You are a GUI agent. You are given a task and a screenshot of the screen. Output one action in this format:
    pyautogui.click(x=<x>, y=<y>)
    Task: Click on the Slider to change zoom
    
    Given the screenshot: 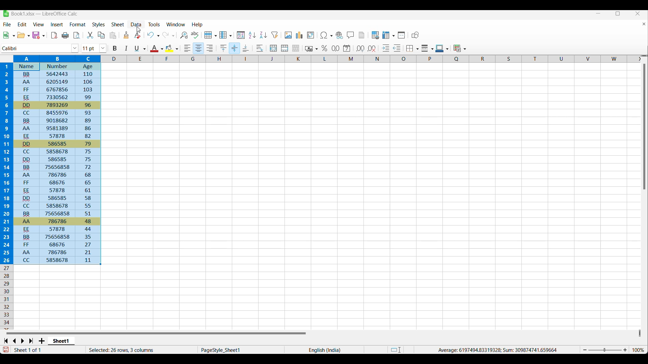 What is the action you would take?
    pyautogui.click(x=605, y=350)
    